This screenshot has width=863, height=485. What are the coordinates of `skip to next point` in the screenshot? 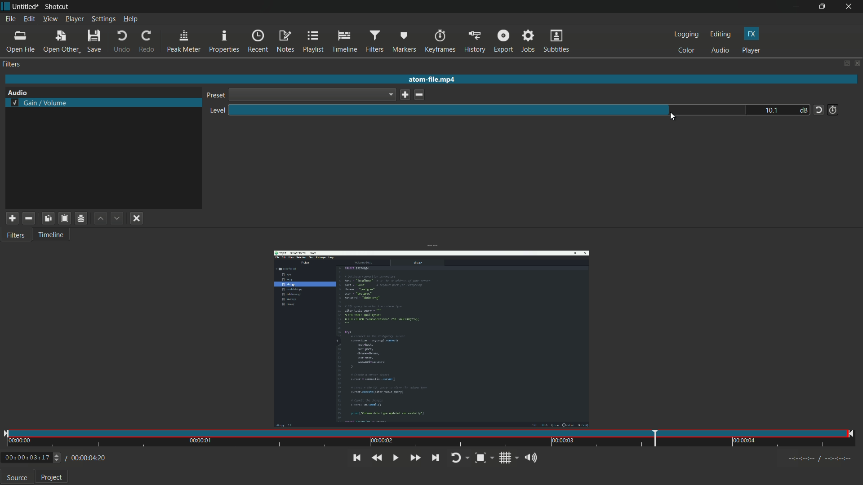 It's located at (435, 458).